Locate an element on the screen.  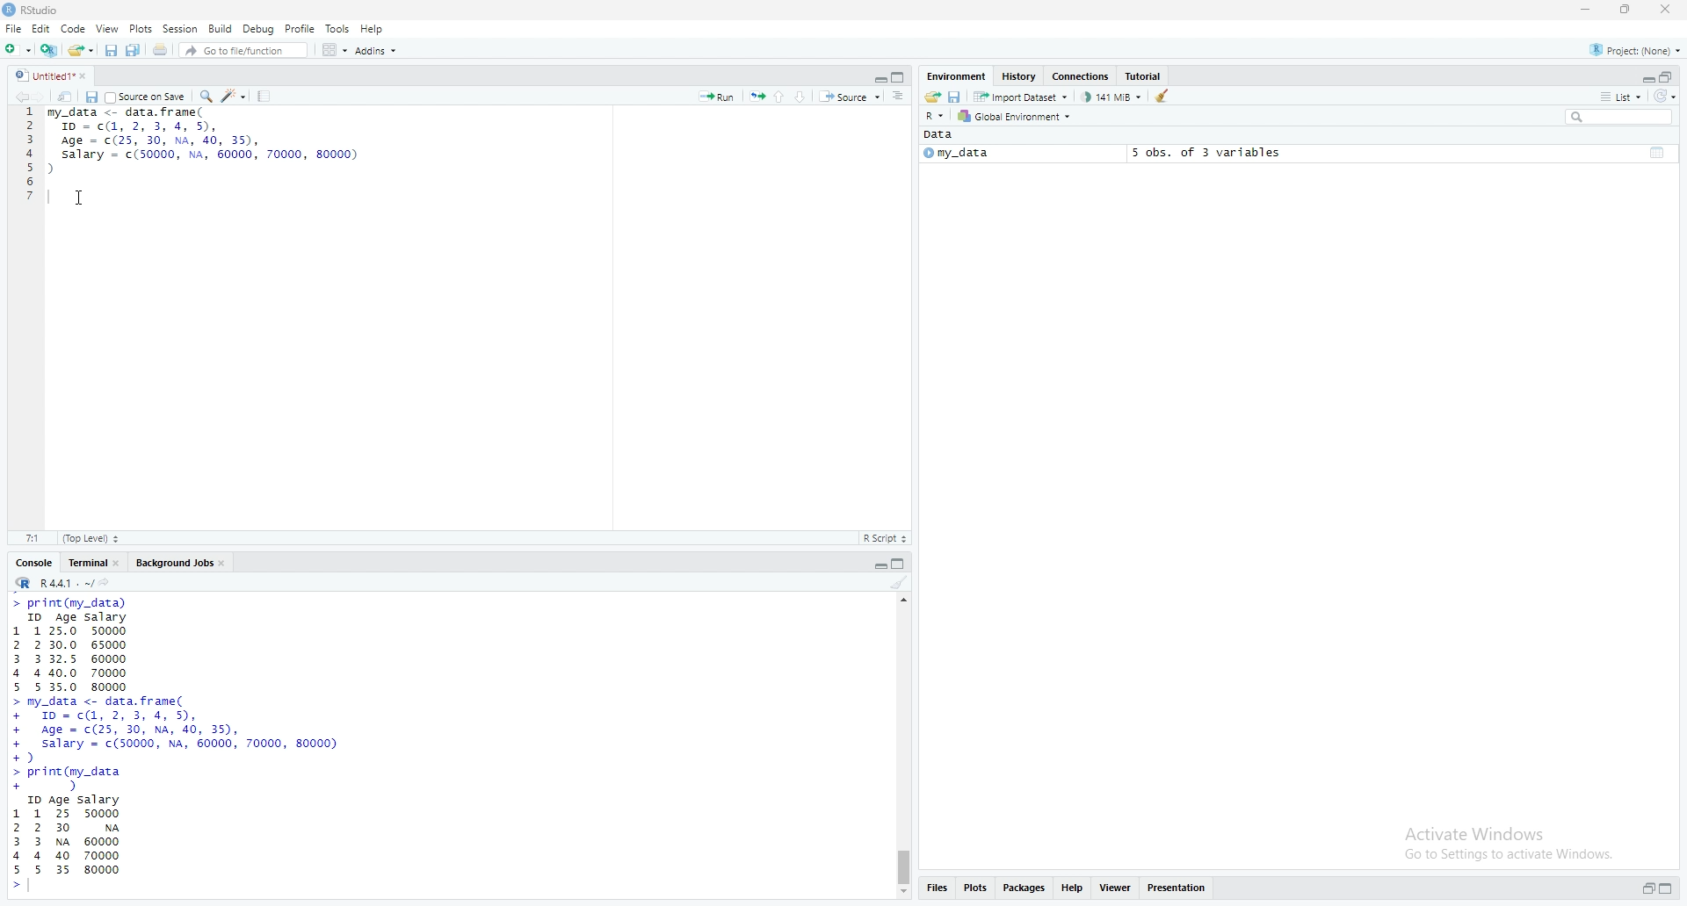
global environment is located at coordinates (1017, 117).